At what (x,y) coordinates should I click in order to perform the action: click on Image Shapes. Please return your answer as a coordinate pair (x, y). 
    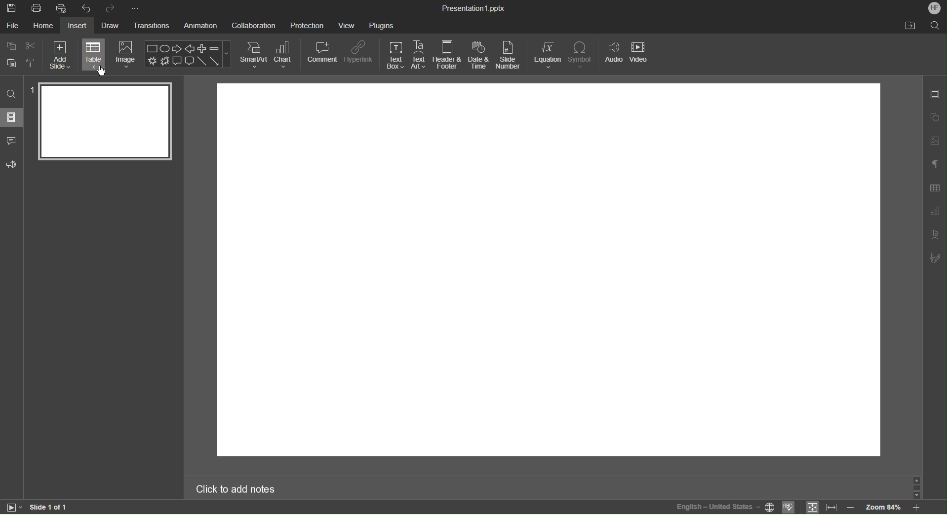
    Looking at the image, I should click on (189, 54).